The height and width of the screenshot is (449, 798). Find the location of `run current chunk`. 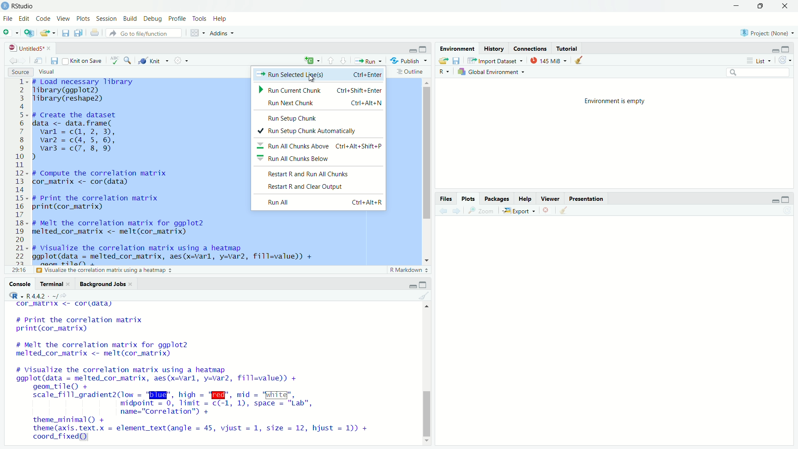

run current chunk is located at coordinates (318, 89).